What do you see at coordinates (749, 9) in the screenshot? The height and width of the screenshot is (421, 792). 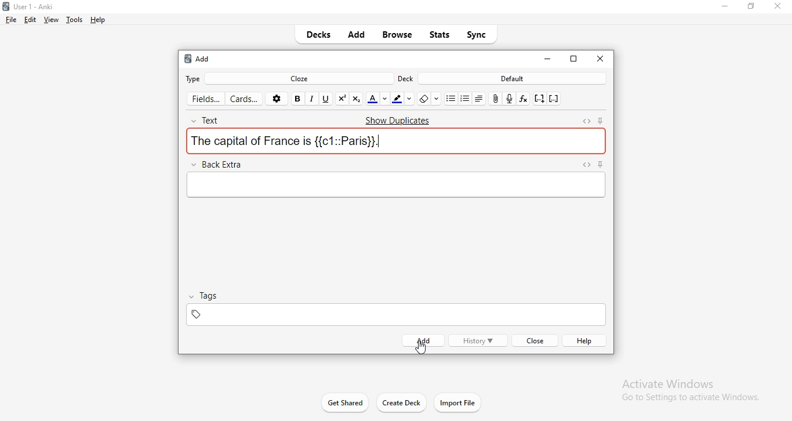 I see `restore` at bounding box center [749, 9].